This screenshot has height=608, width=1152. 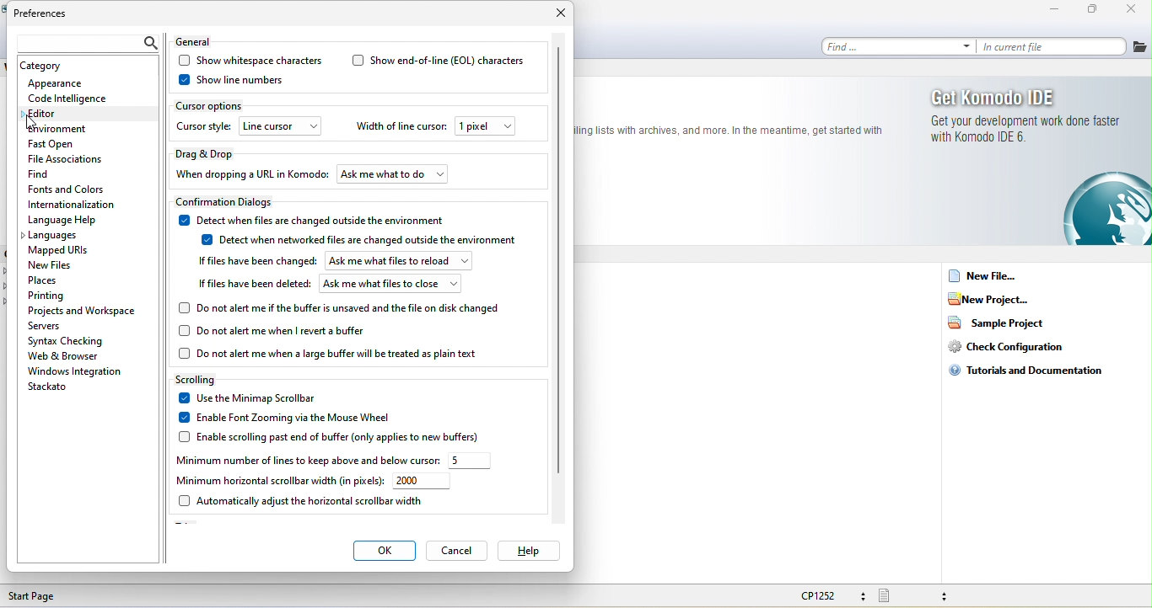 I want to click on 5, so click(x=471, y=461).